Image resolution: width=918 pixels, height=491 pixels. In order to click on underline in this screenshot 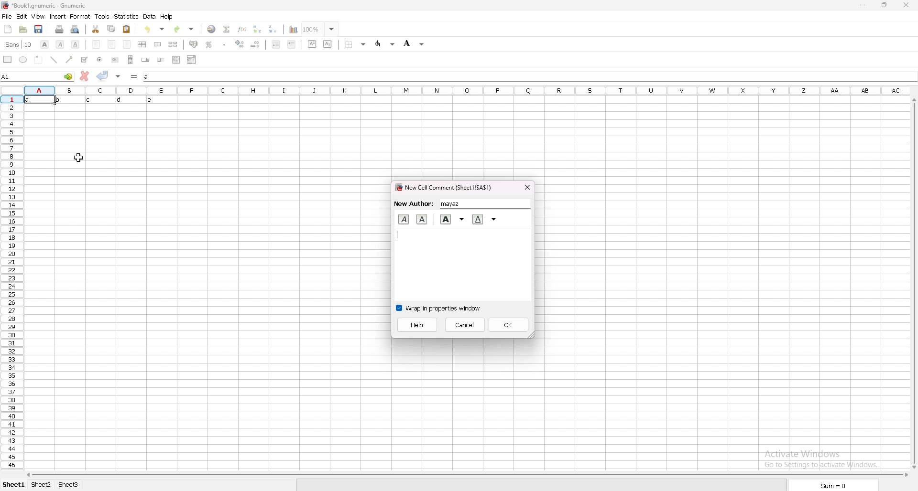, I will do `click(486, 219)`.